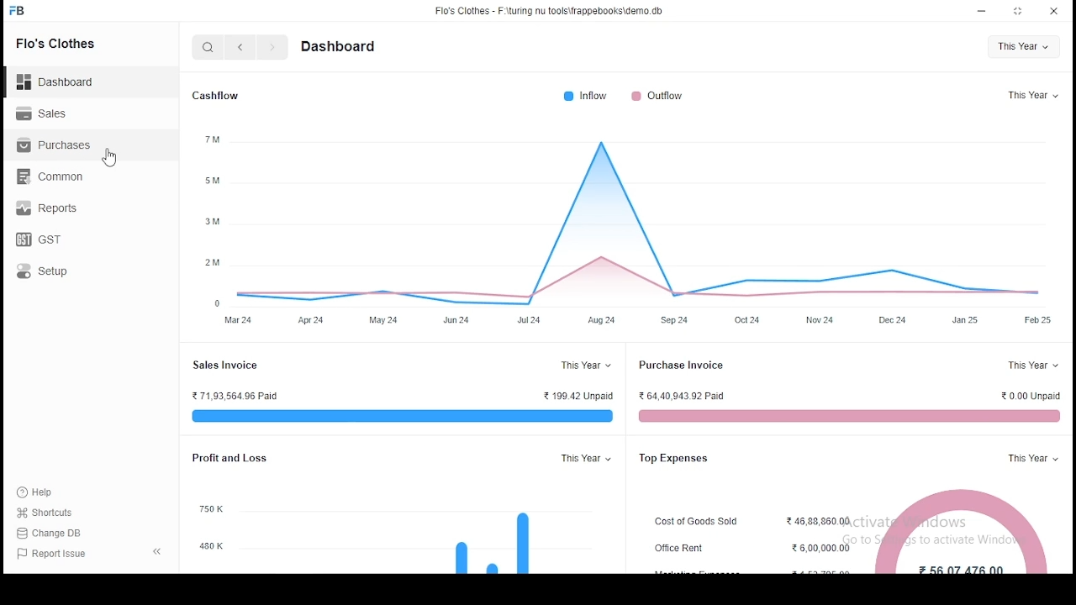 This screenshot has width=1076, height=605. I want to click on jul 24, so click(530, 322).